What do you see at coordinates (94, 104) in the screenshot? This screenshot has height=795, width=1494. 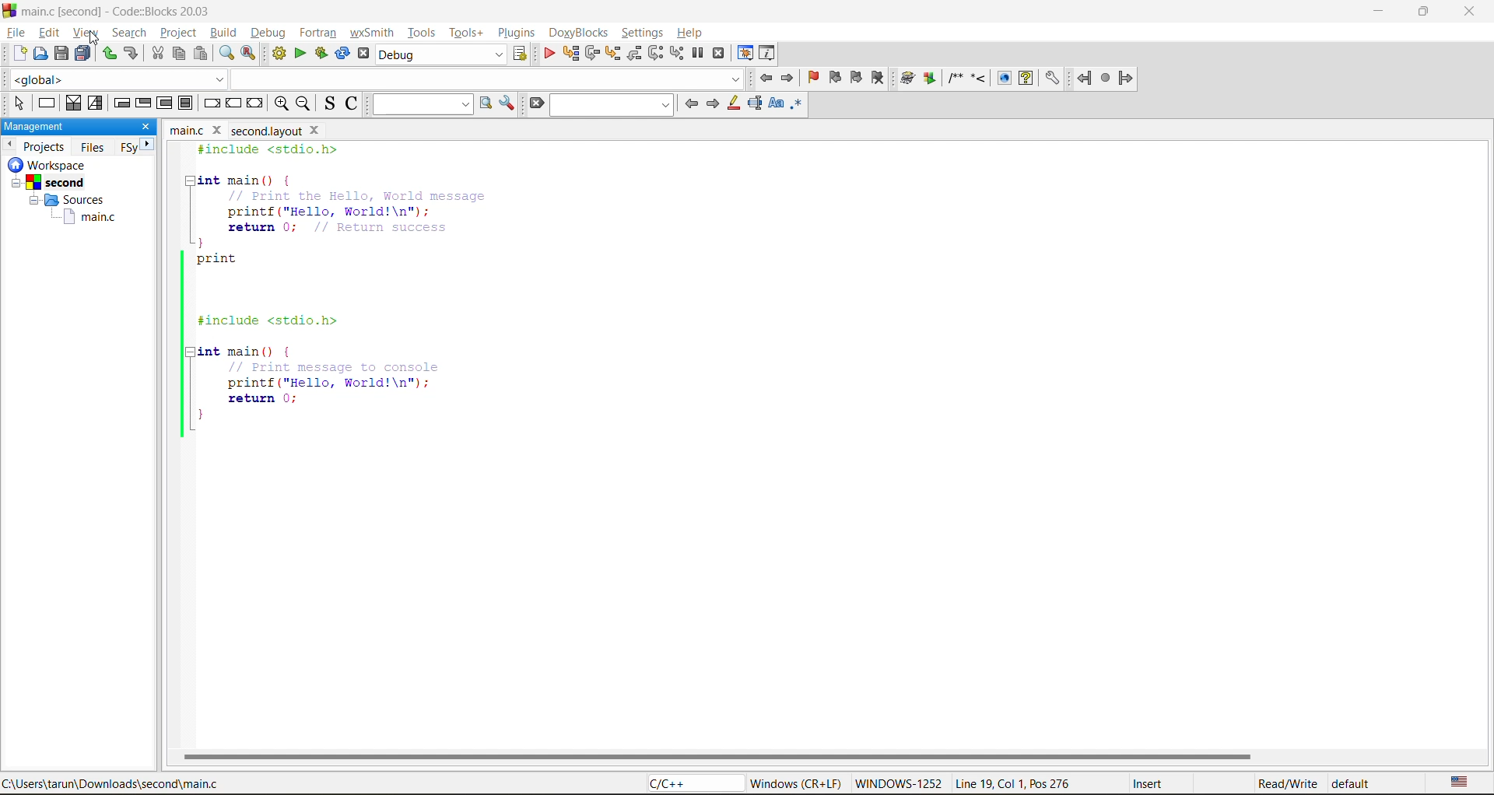 I see `selection` at bounding box center [94, 104].